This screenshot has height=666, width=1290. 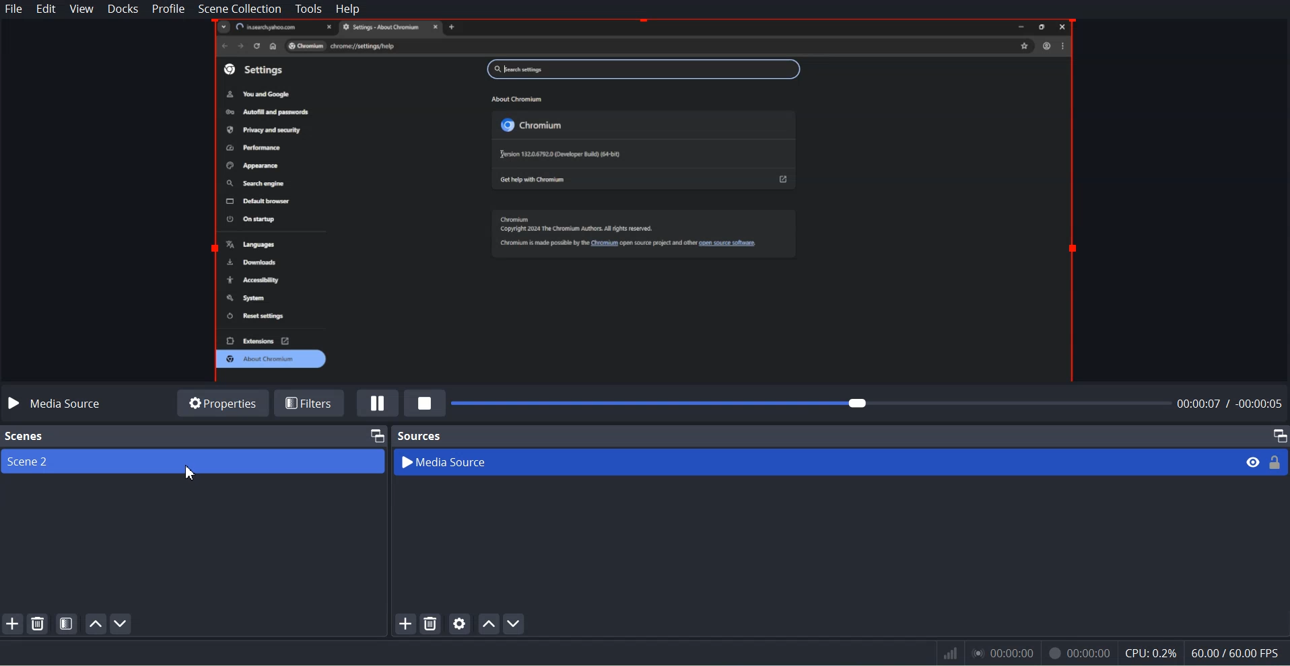 What do you see at coordinates (418, 436) in the screenshot?
I see `Sources` at bounding box center [418, 436].